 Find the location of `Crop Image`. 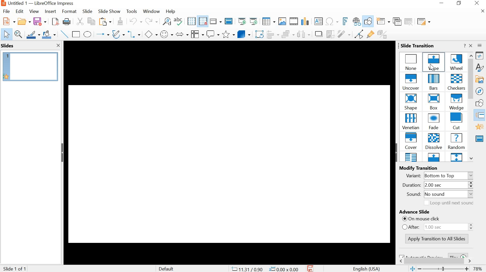

Crop Image is located at coordinates (330, 34).